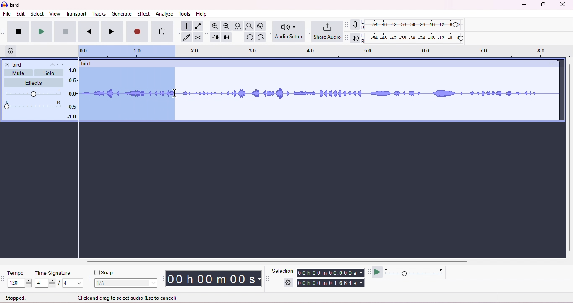 The image size is (573, 303). What do you see at coordinates (329, 283) in the screenshot?
I see `00h 00m01.656s (end time) ` at bounding box center [329, 283].